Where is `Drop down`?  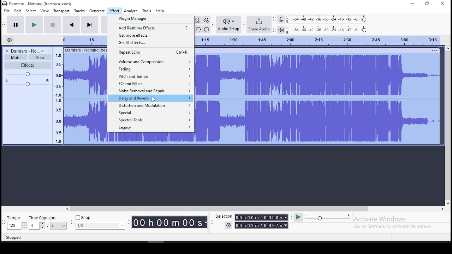 Drop down is located at coordinates (286, 225).